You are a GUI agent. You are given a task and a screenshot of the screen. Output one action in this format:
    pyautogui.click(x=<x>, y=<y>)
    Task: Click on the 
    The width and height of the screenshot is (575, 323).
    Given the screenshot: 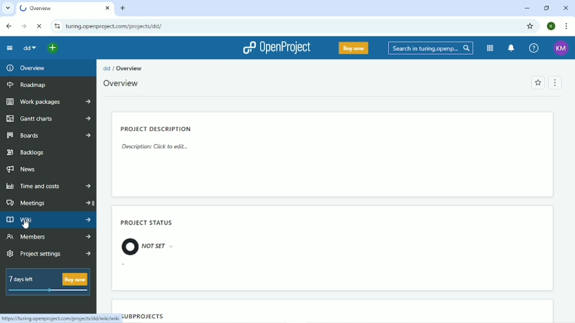 What is the action you would take?
    pyautogui.click(x=90, y=219)
    